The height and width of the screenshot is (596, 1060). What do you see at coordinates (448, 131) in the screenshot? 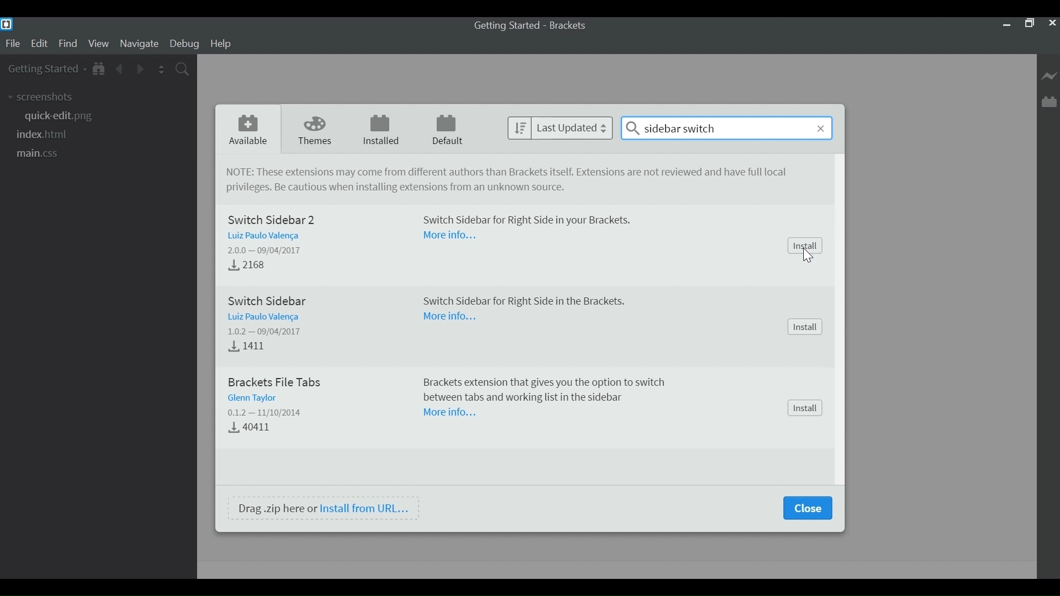
I see `Default ` at bounding box center [448, 131].